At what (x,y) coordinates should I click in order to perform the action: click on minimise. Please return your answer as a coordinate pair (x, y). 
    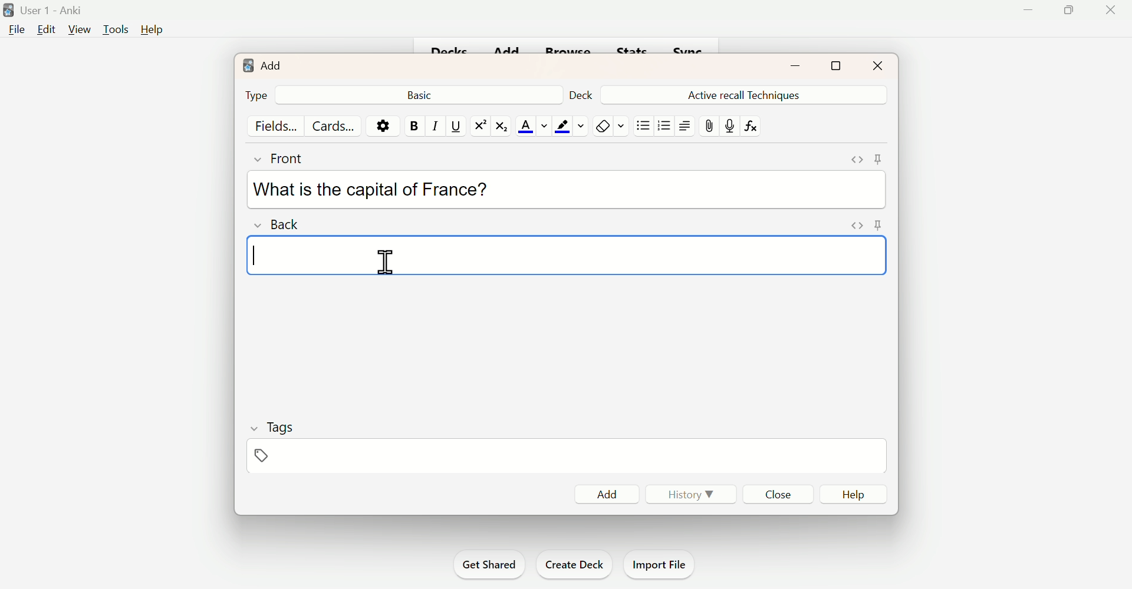
    Looking at the image, I should click on (788, 66).